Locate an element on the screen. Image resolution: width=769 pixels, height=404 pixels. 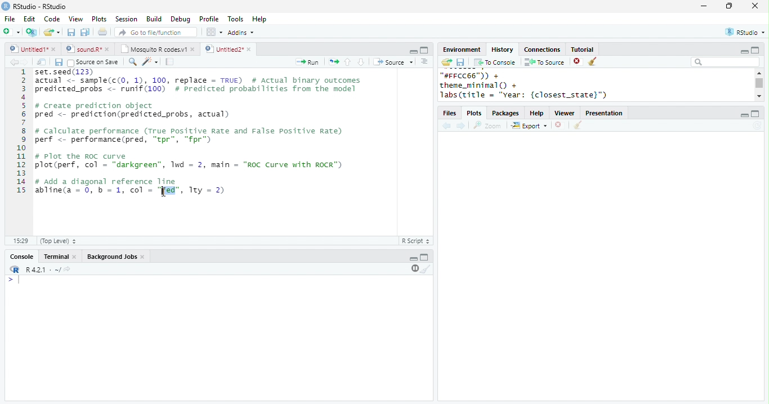
Presentation is located at coordinates (604, 113).